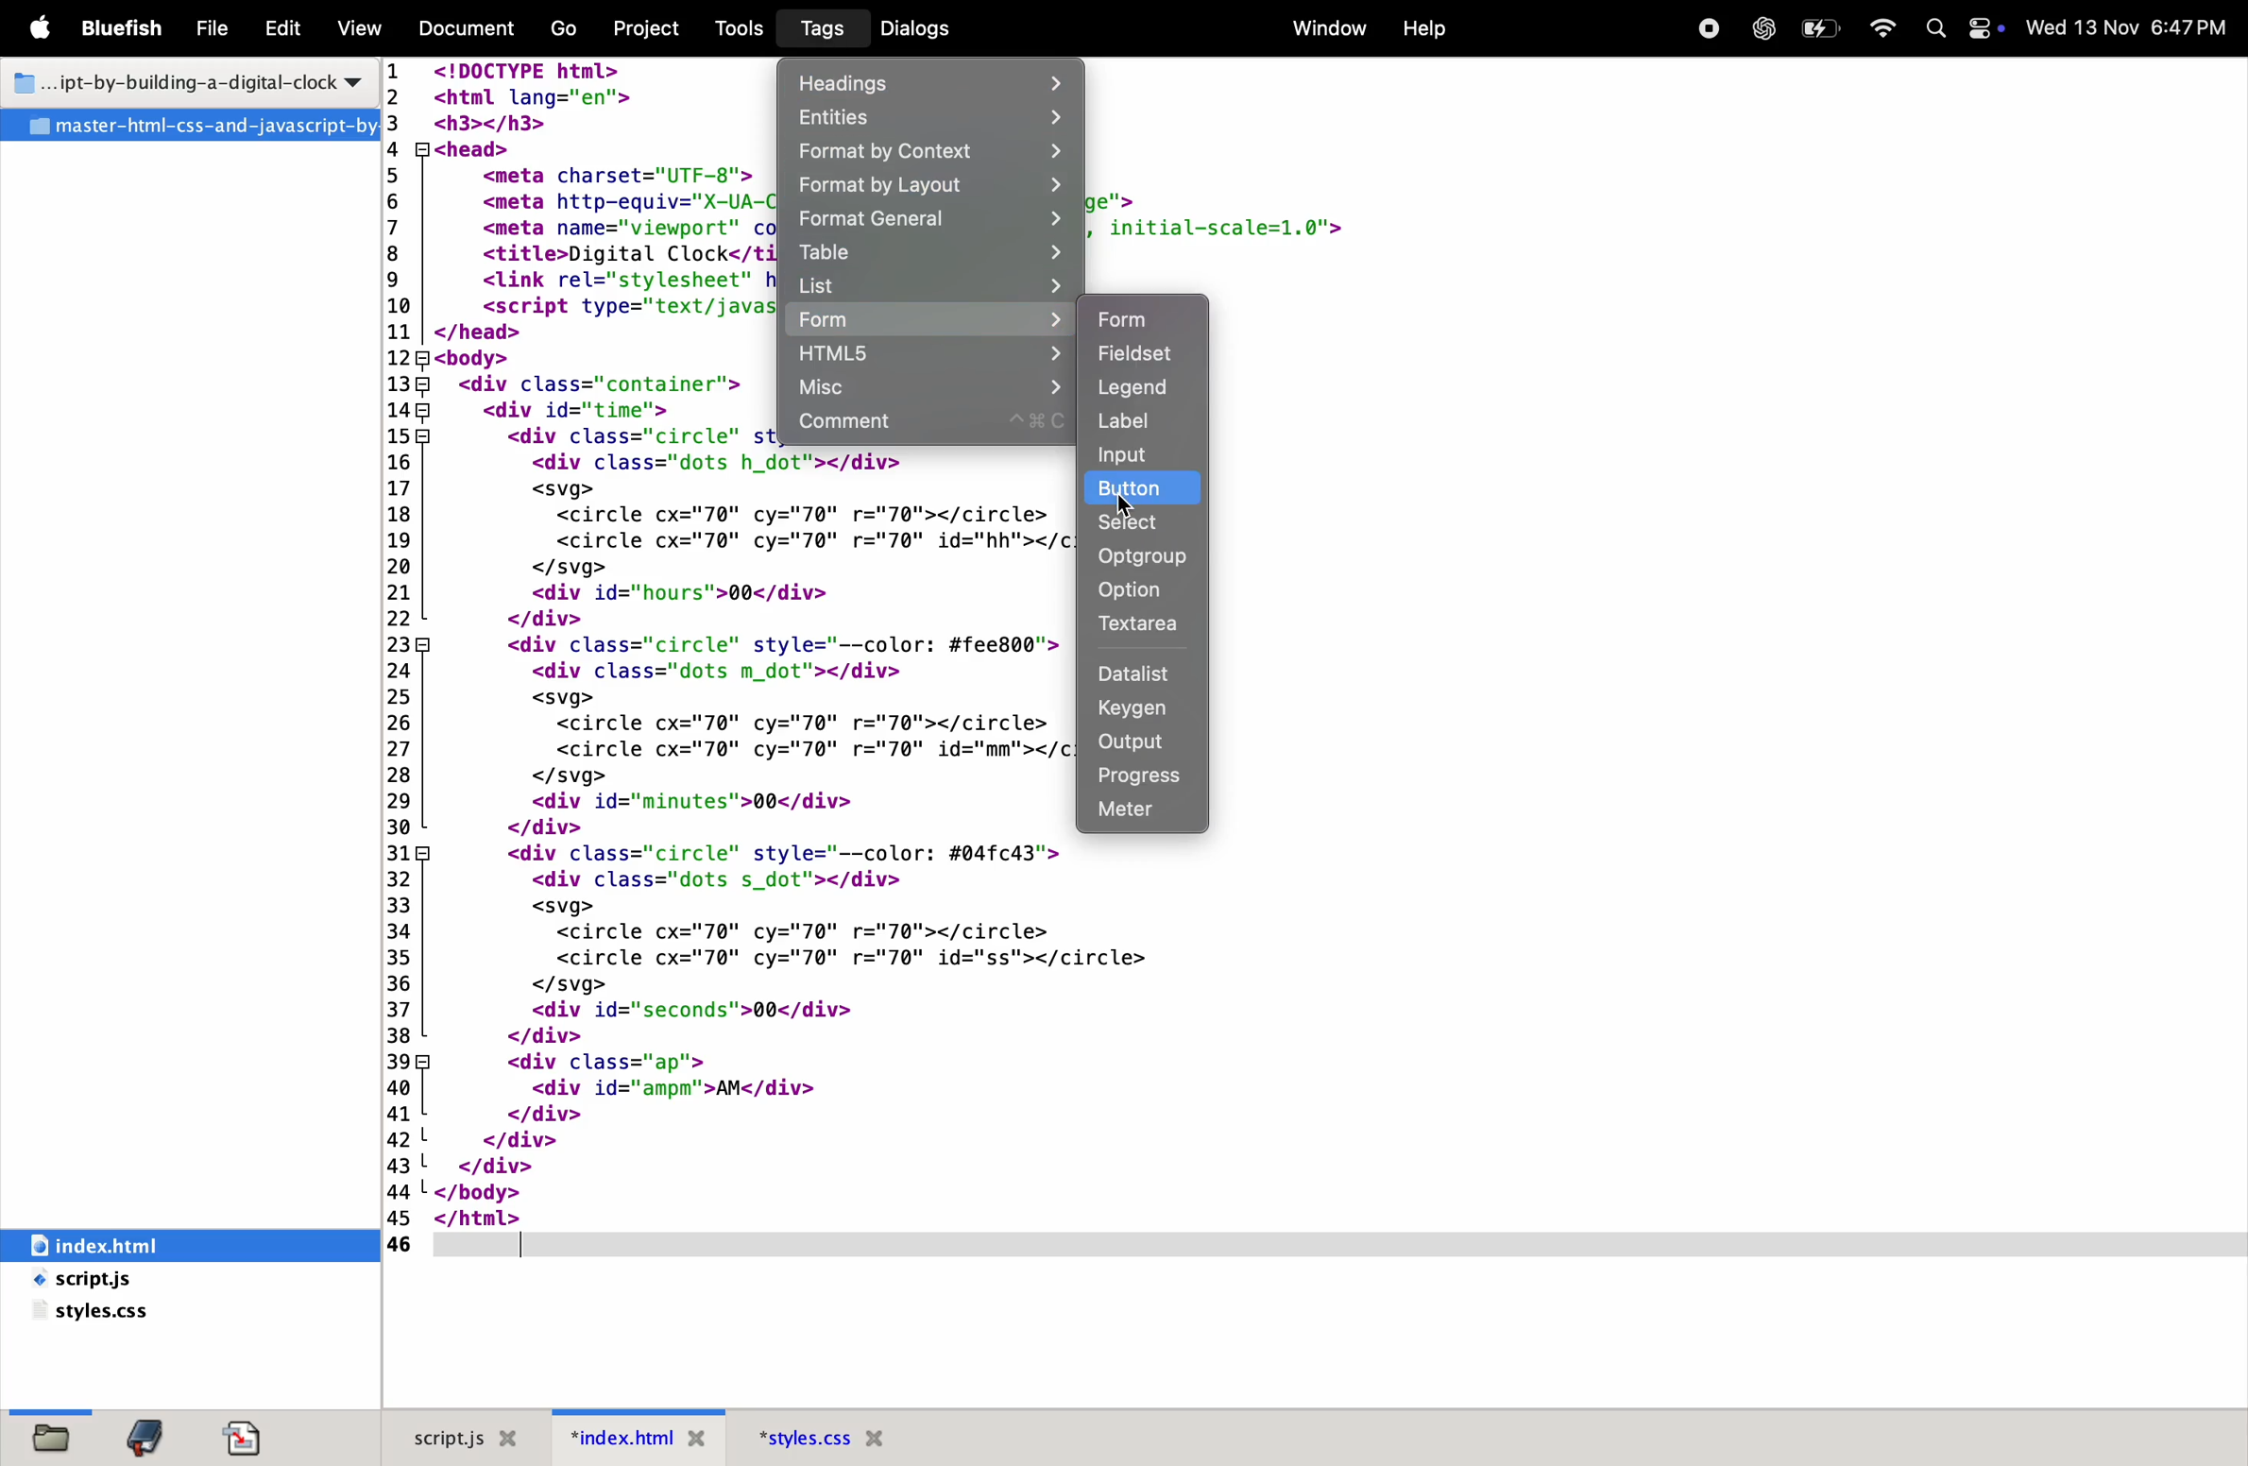  I want to click on option, so click(1132, 594).